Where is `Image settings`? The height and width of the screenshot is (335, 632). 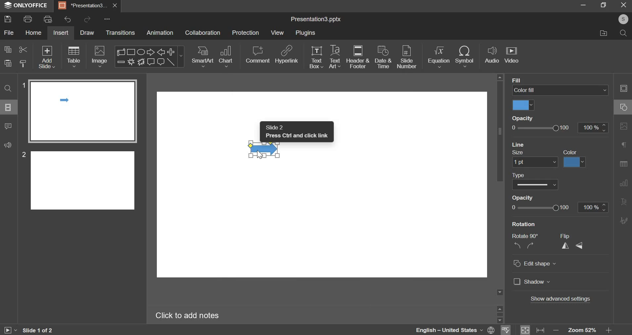 Image settings is located at coordinates (624, 126).